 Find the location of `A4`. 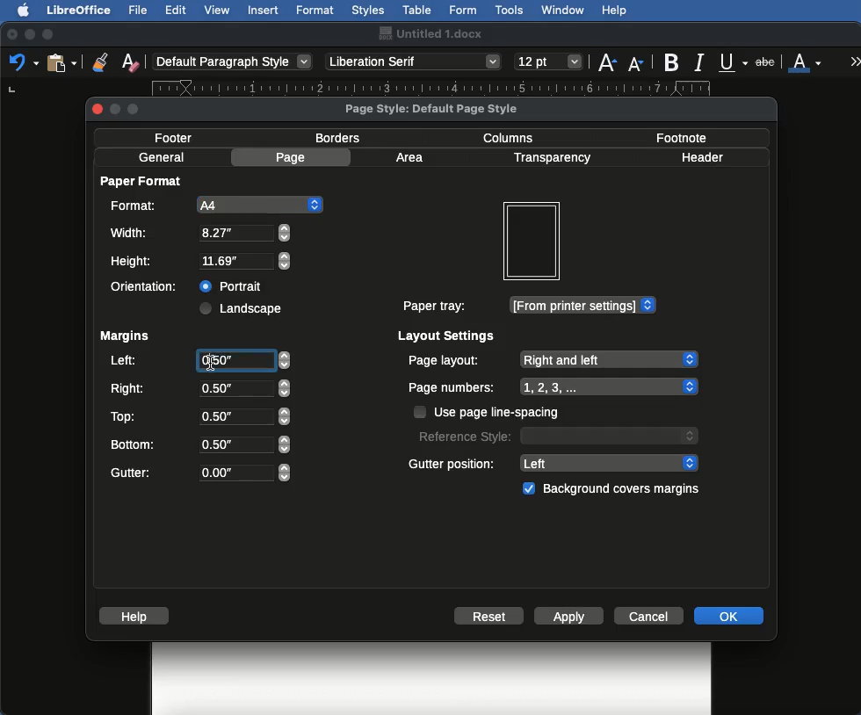

A4 is located at coordinates (213, 205).